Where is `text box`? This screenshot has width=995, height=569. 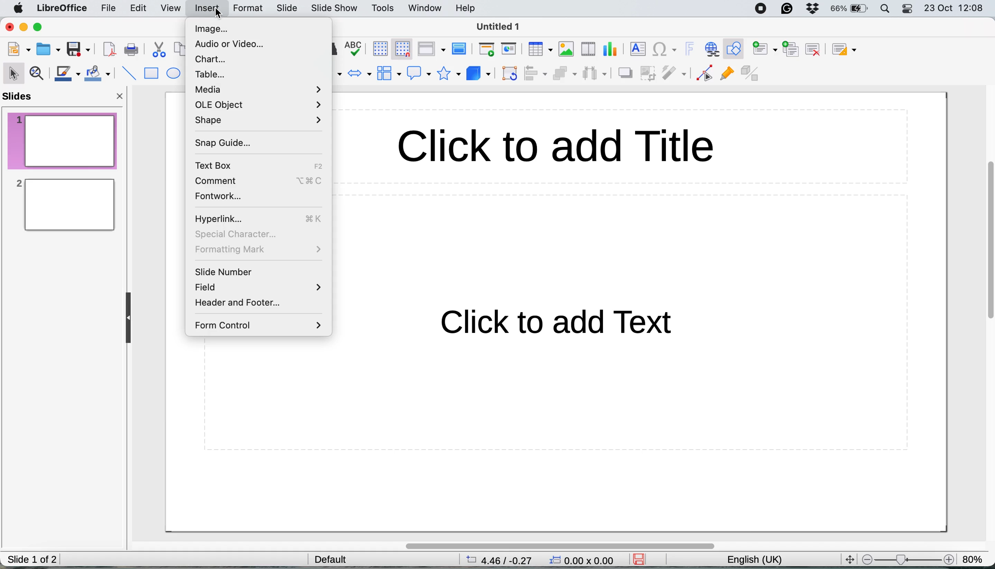
text box is located at coordinates (219, 165).